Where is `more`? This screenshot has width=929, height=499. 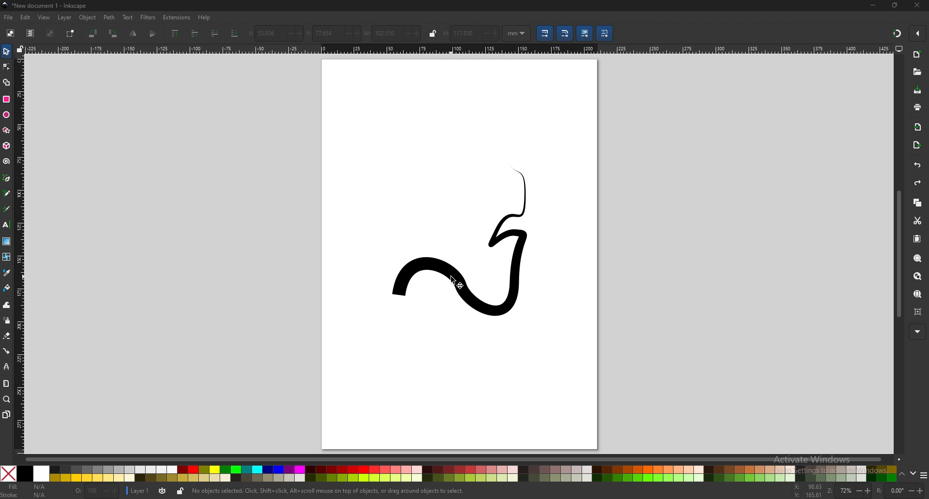
more is located at coordinates (918, 331).